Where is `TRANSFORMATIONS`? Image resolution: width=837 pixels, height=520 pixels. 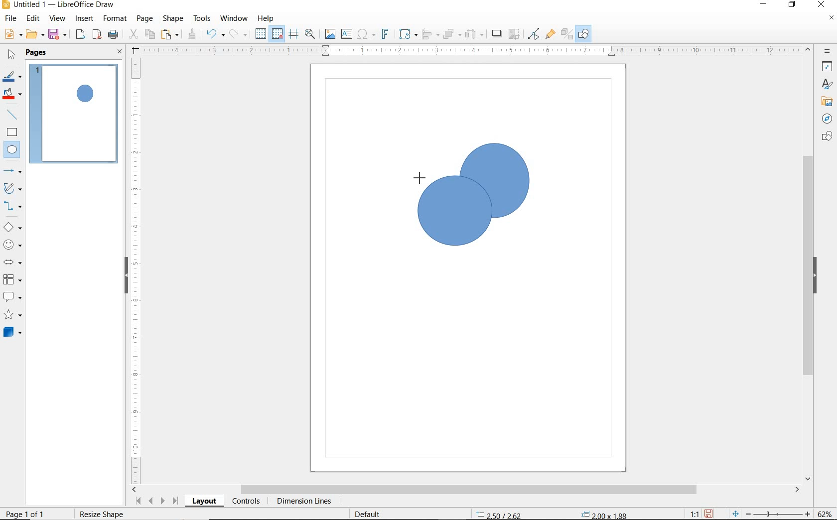
TRANSFORMATIONS is located at coordinates (407, 34).